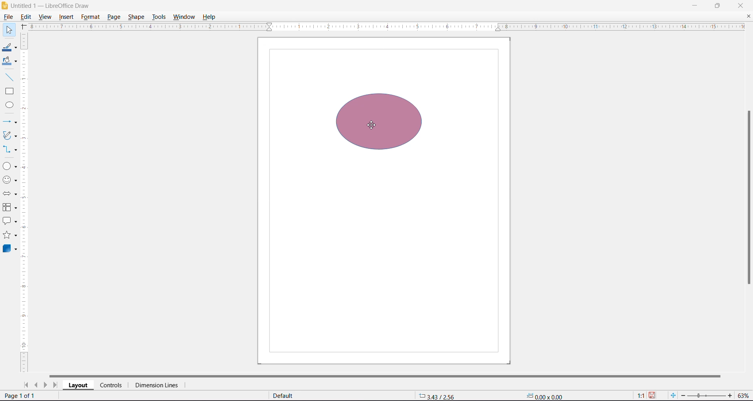 The image size is (753, 401). What do you see at coordinates (55, 385) in the screenshot?
I see `Scroll to last page` at bounding box center [55, 385].